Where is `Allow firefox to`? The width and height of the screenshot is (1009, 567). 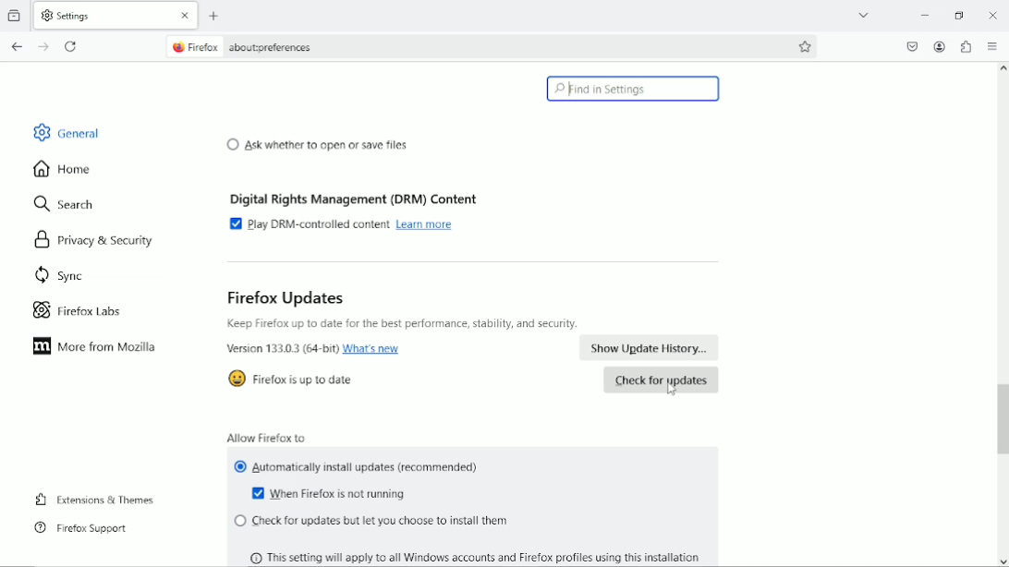 Allow firefox to is located at coordinates (267, 435).